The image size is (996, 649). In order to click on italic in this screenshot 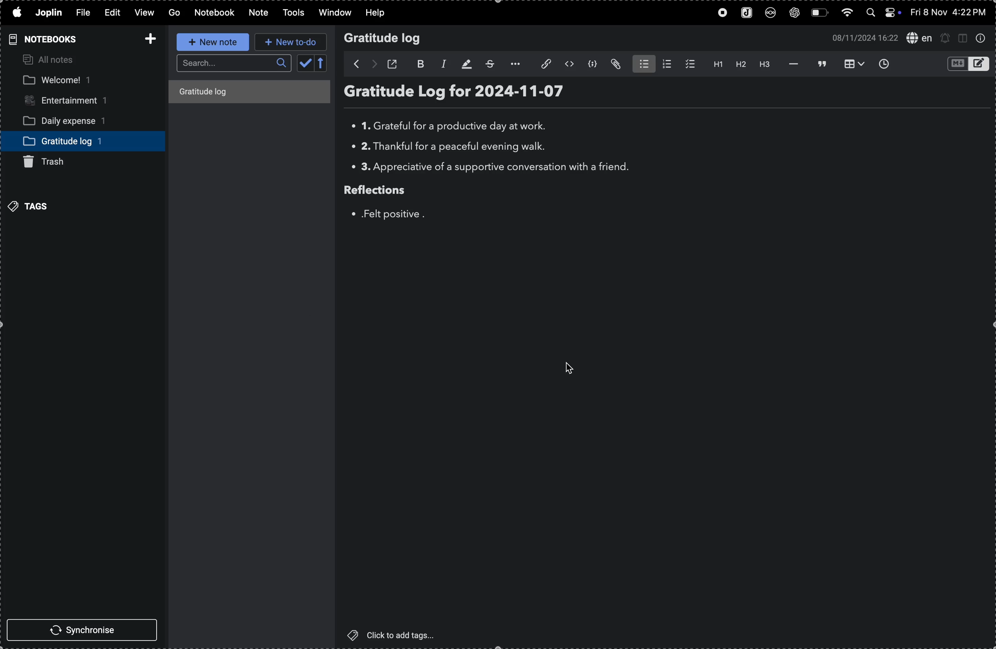, I will do `click(441, 64)`.